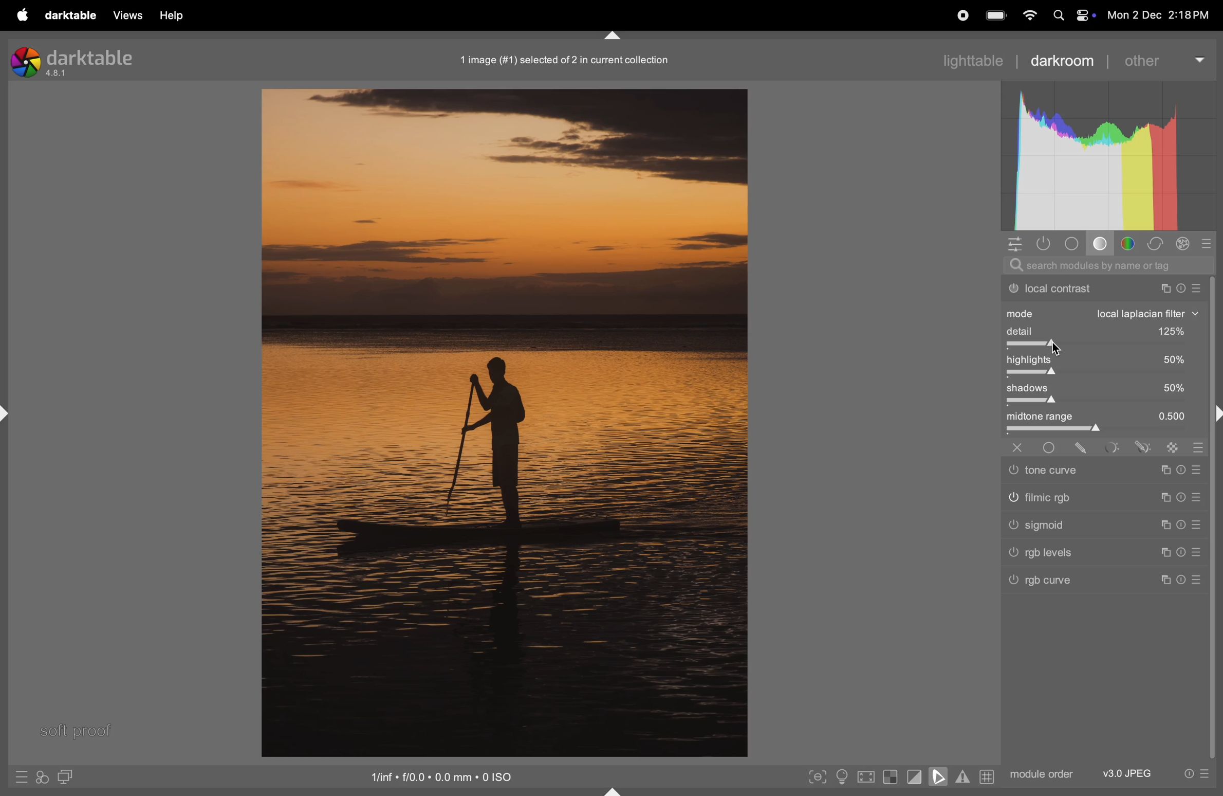  I want to click on apple menu, so click(22, 14).